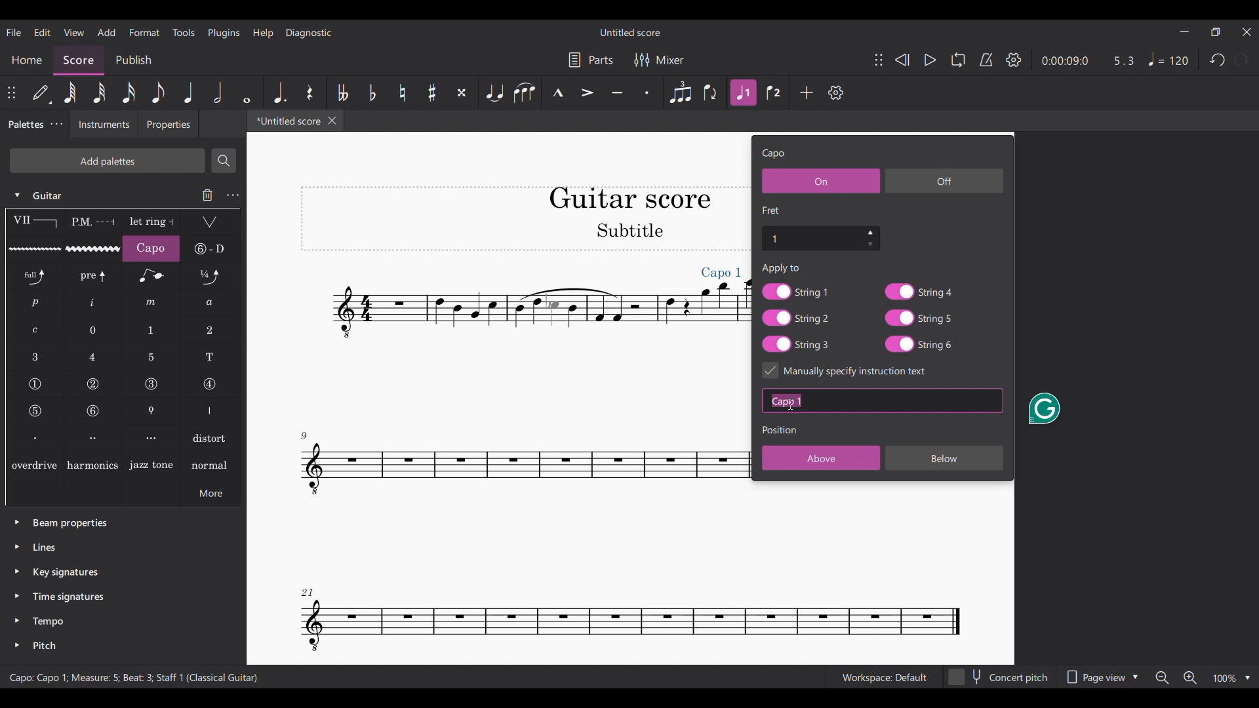  What do you see at coordinates (218, 92) in the screenshot?
I see `Half note` at bounding box center [218, 92].